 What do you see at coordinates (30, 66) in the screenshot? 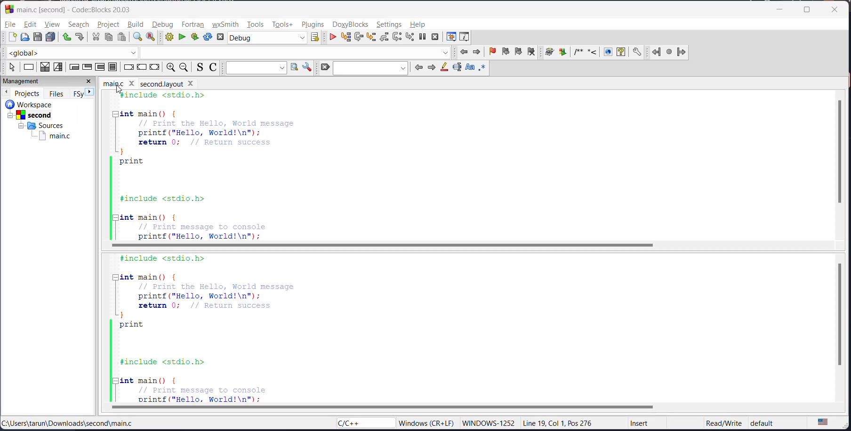
I see `instruction` at bounding box center [30, 66].